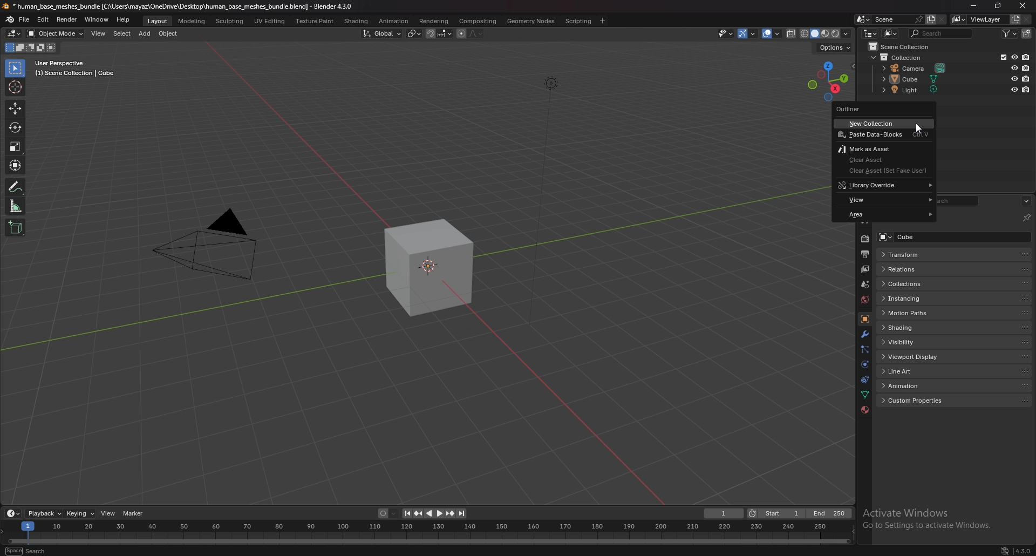  I want to click on camera, so click(917, 67).